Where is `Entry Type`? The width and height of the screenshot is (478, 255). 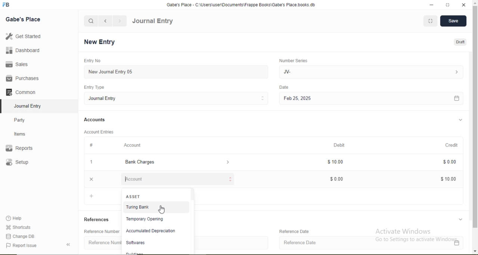
Entry Type is located at coordinates (95, 87).